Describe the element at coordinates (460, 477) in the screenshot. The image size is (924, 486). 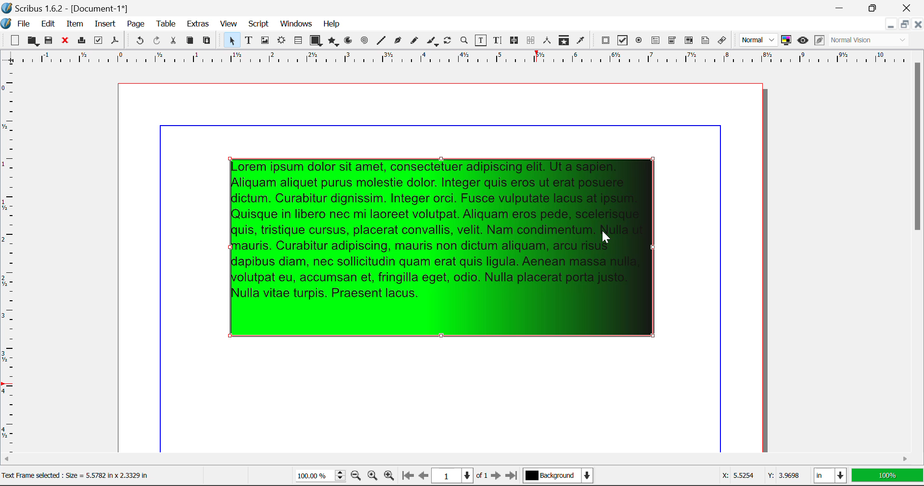
I see `Page 1 of 1` at that location.